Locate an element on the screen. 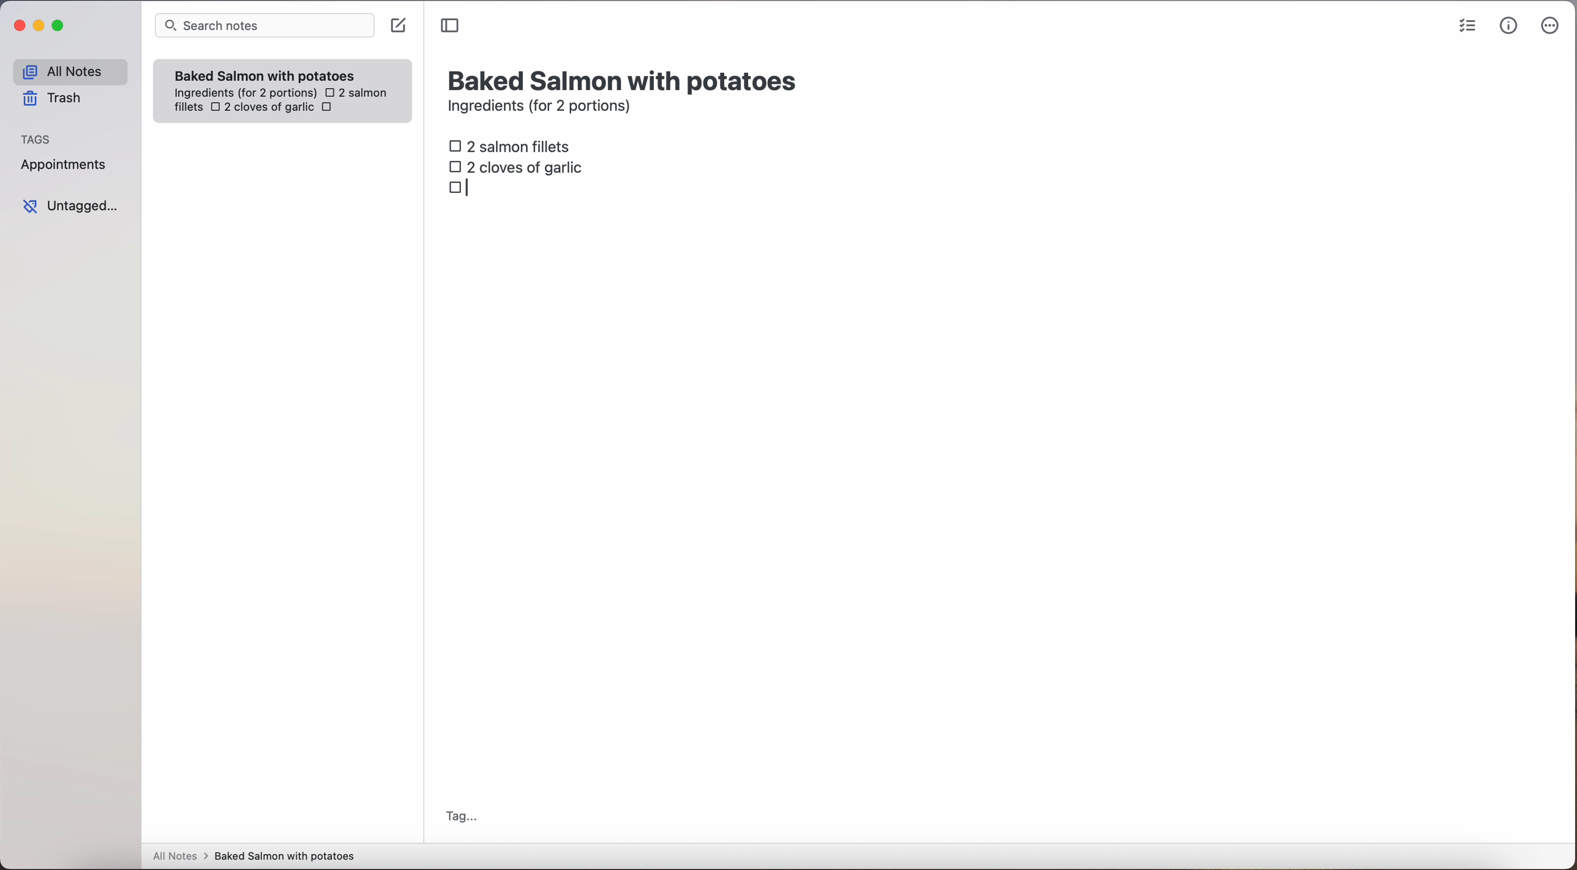  more options is located at coordinates (1553, 26).